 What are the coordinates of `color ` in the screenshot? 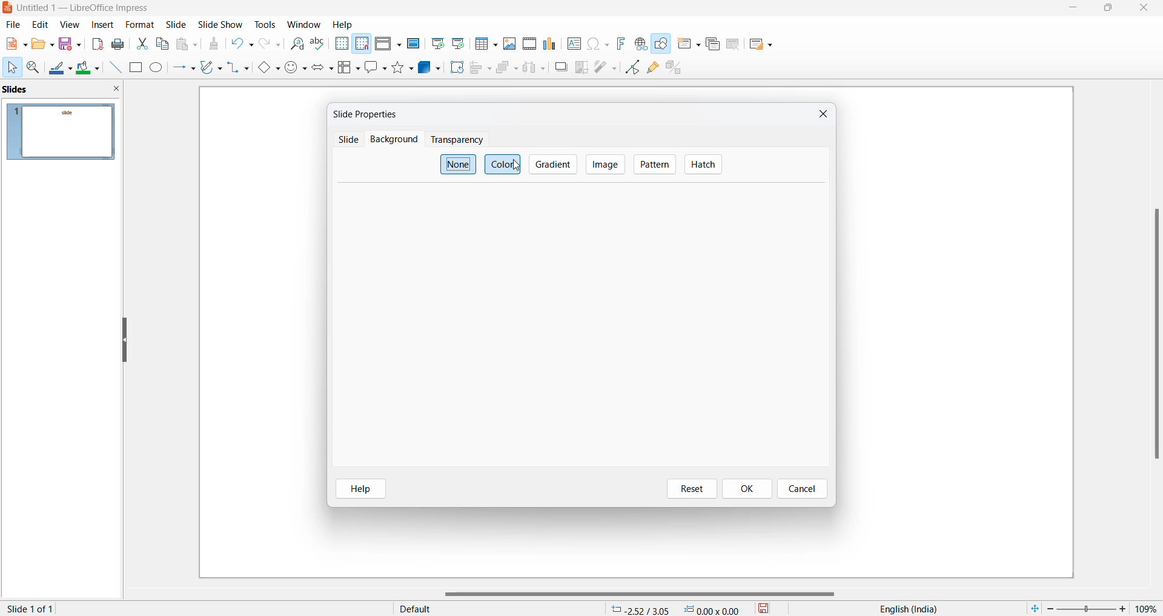 It's located at (504, 163).